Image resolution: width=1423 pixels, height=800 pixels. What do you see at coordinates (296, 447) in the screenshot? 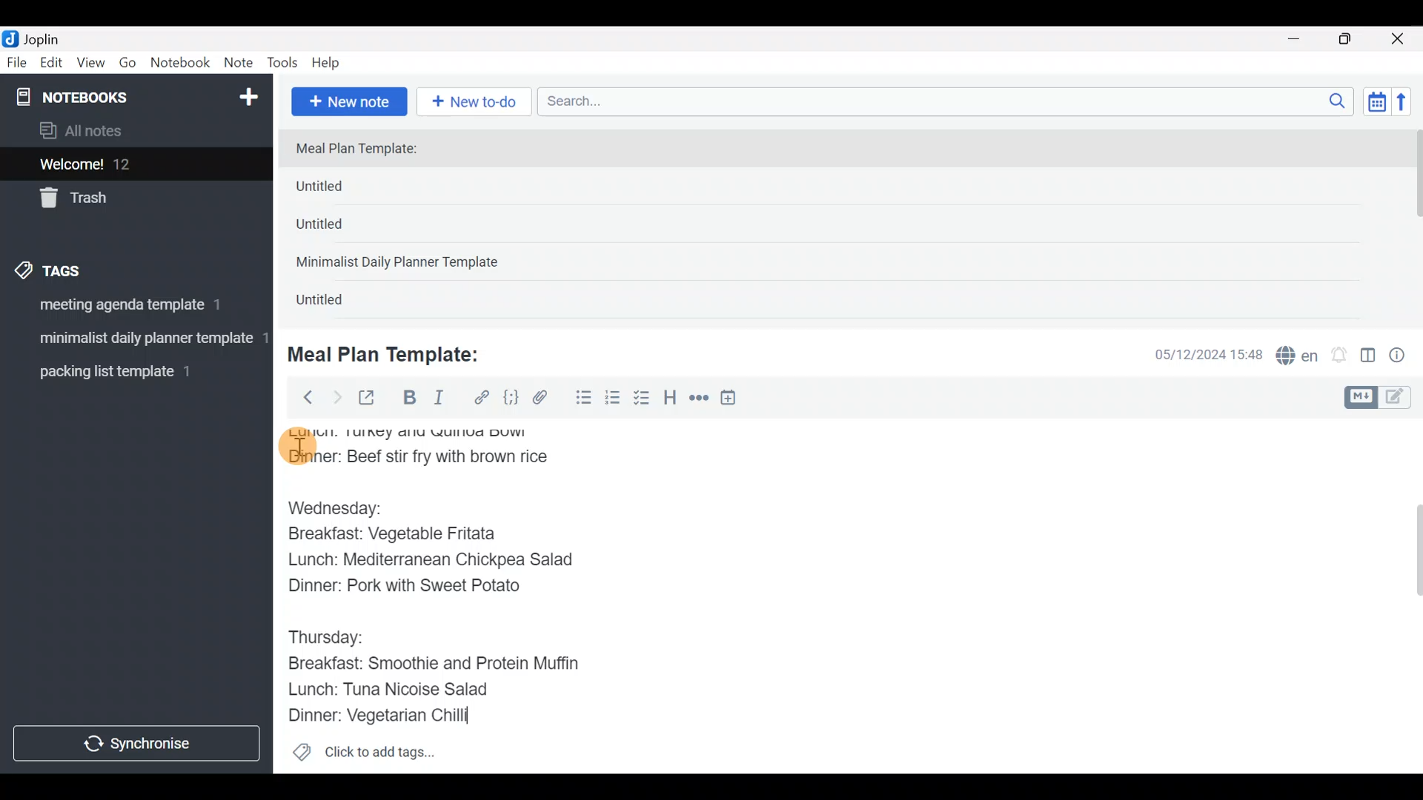
I see `cursor` at bounding box center [296, 447].